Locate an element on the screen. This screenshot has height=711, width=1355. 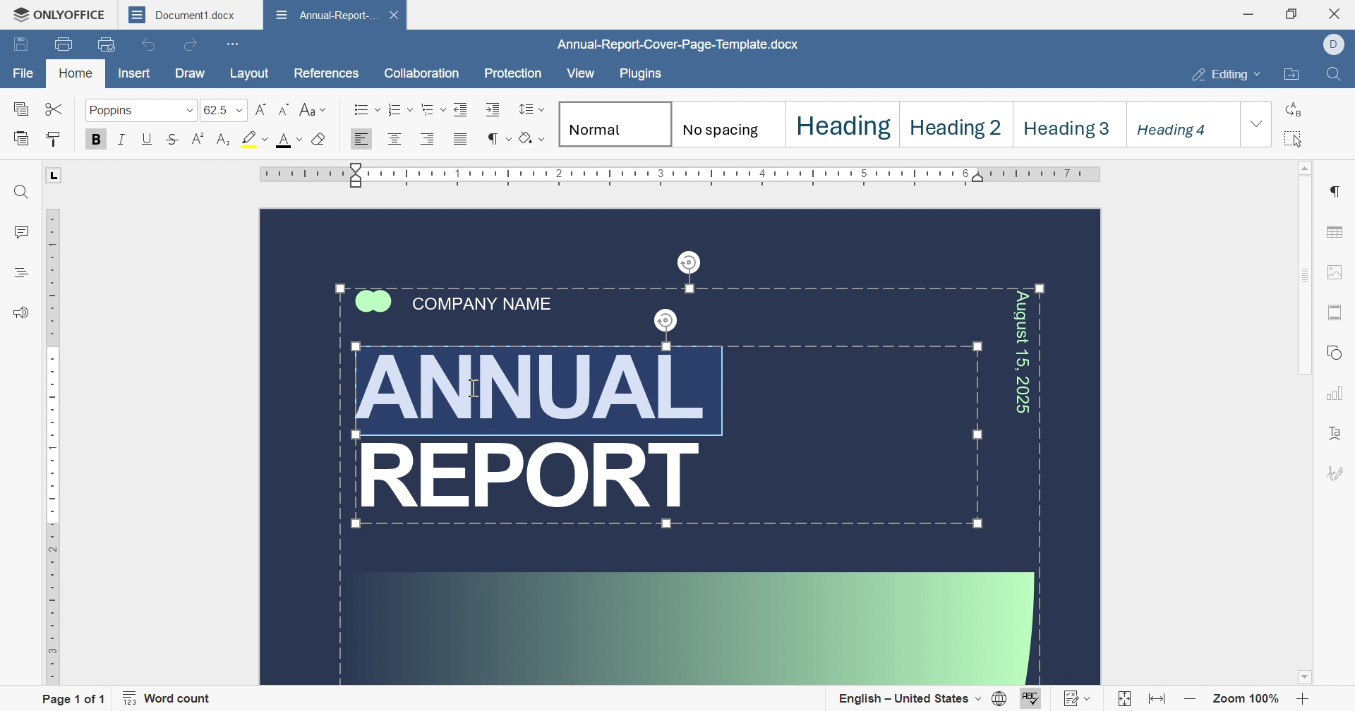
word count is located at coordinates (171, 698).